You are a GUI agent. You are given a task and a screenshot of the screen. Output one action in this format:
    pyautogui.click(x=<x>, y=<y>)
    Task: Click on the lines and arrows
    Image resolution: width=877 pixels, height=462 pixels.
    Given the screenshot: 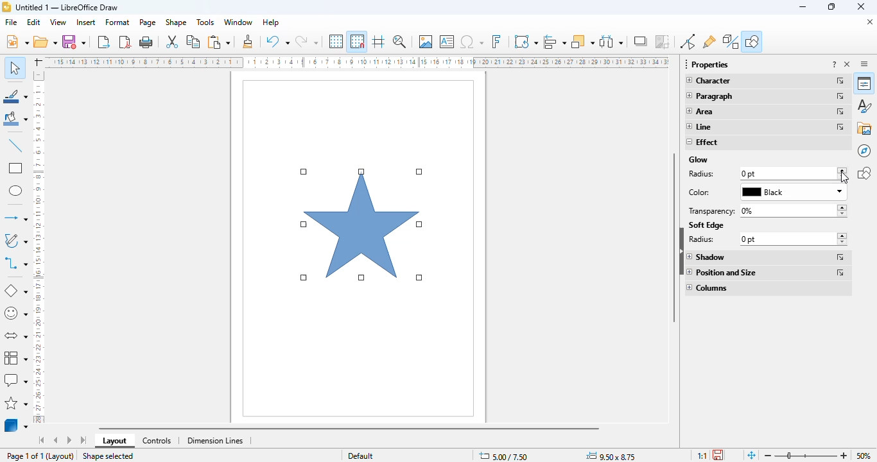 What is the action you would take?
    pyautogui.click(x=15, y=218)
    